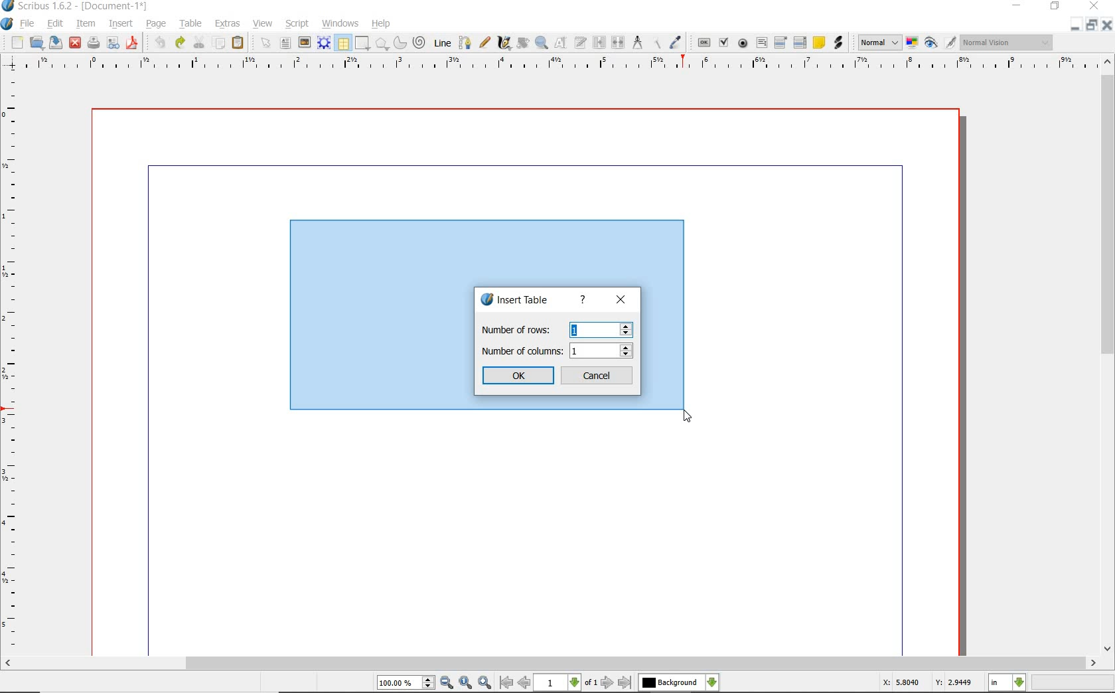 Image resolution: width=1115 pixels, height=693 pixels. Describe the element at coordinates (381, 24) in the screenshot. I see `help` at that location.